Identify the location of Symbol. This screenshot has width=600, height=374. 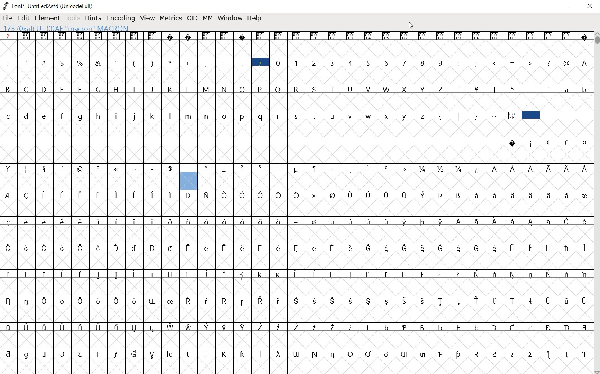
(495, 353).